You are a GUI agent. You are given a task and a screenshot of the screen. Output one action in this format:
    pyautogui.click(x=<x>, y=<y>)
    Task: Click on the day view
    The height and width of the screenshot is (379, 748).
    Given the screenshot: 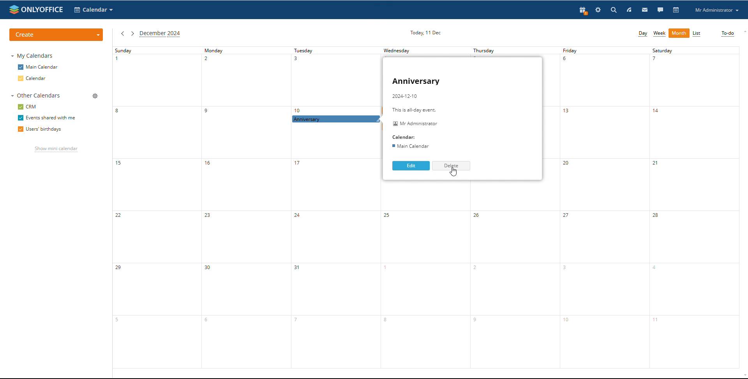 What is the action you would take?
    pyautogui.click(x=642, y=34)
    